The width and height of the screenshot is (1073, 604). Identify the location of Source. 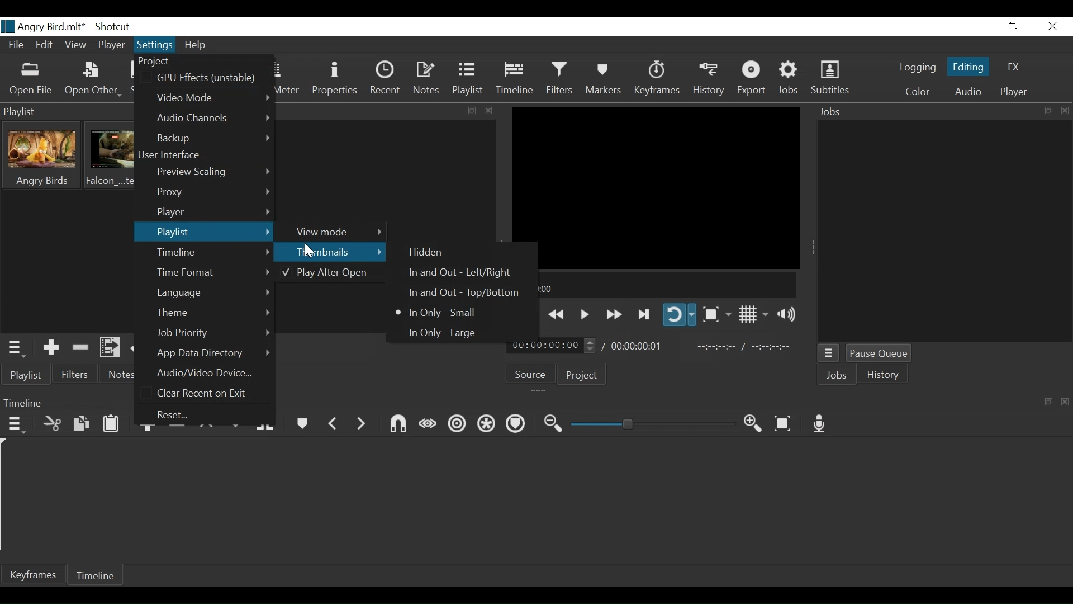
(531, 374).